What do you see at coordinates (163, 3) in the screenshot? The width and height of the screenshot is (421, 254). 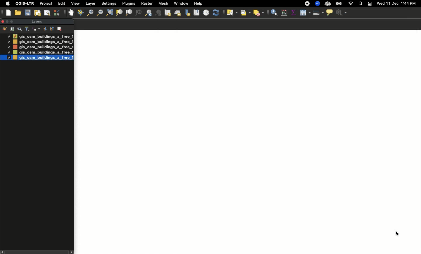 I see `Mesh` at bounding box center [163, 3].